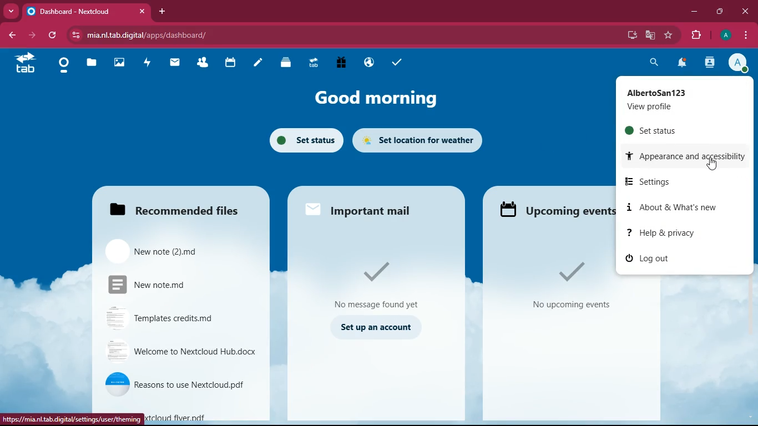 The height and width of the screenshot is (426, 758). I want to click on help & privacy, so click(682, 232).